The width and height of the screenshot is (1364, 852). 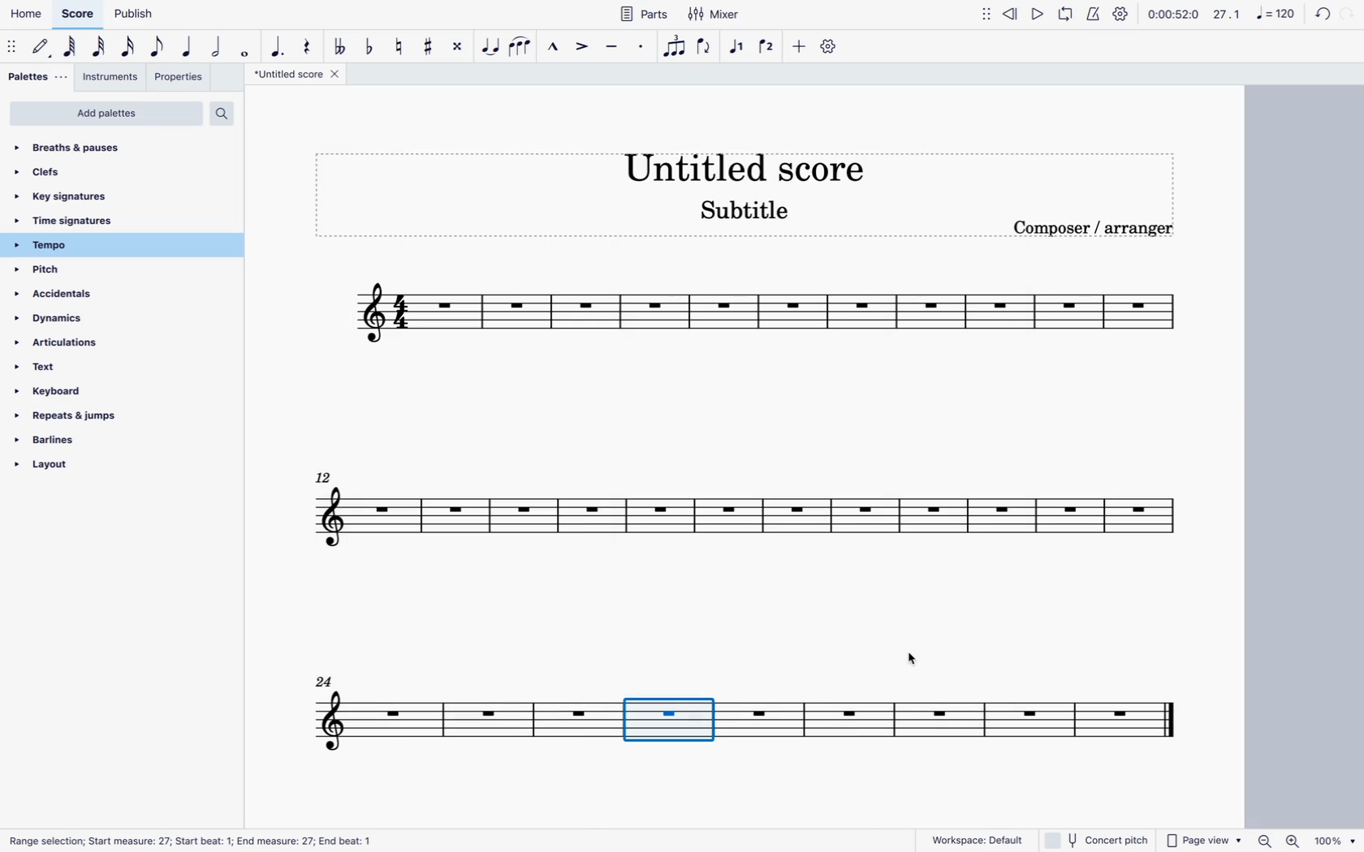 What do you see at coordinates (334, 77) in the screenshot?
I see `close tab` at bounding box center [334, 77].